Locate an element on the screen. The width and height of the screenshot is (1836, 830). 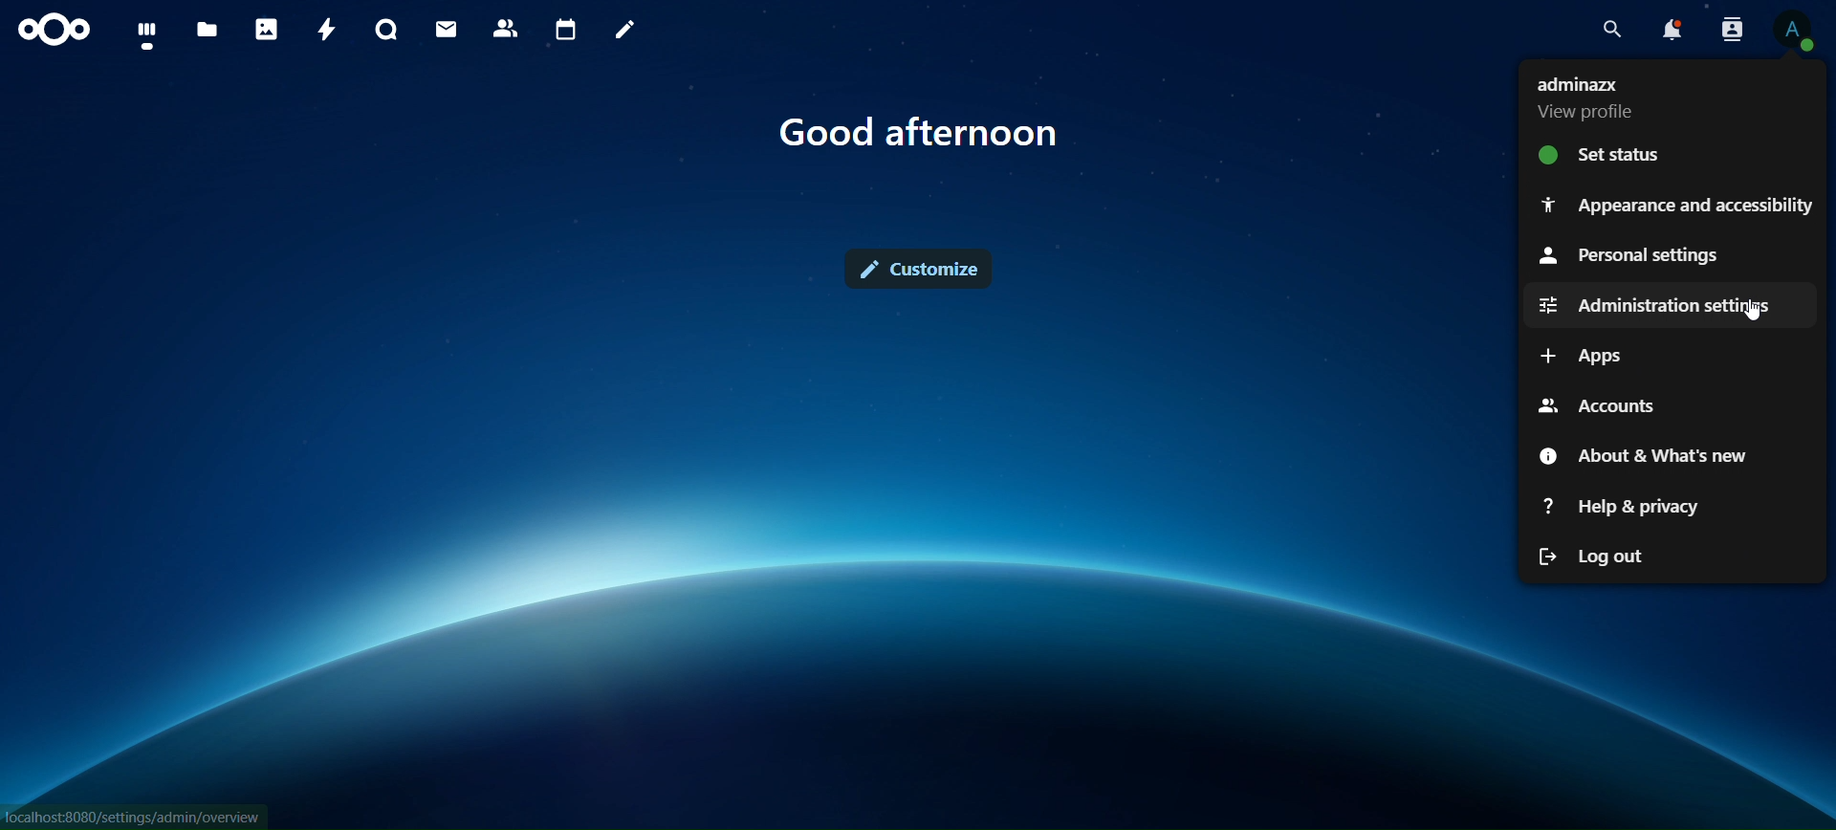
photos is located at coordinates (266, 29).